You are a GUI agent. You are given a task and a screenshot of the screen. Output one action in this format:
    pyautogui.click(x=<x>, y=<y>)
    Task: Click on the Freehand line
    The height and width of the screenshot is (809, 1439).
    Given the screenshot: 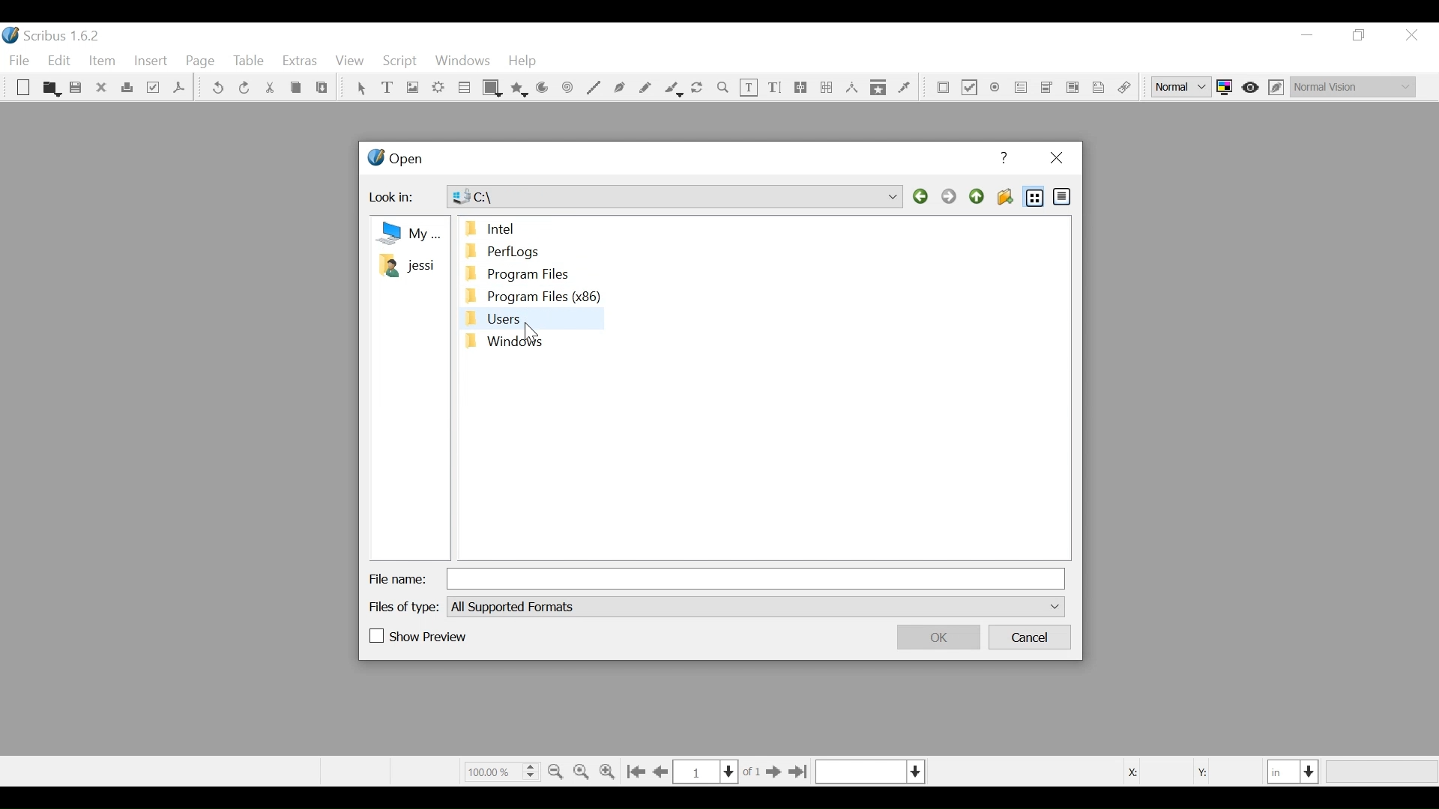 What is the action you would take?
    pyautogui.click(x=646, y=88)
    